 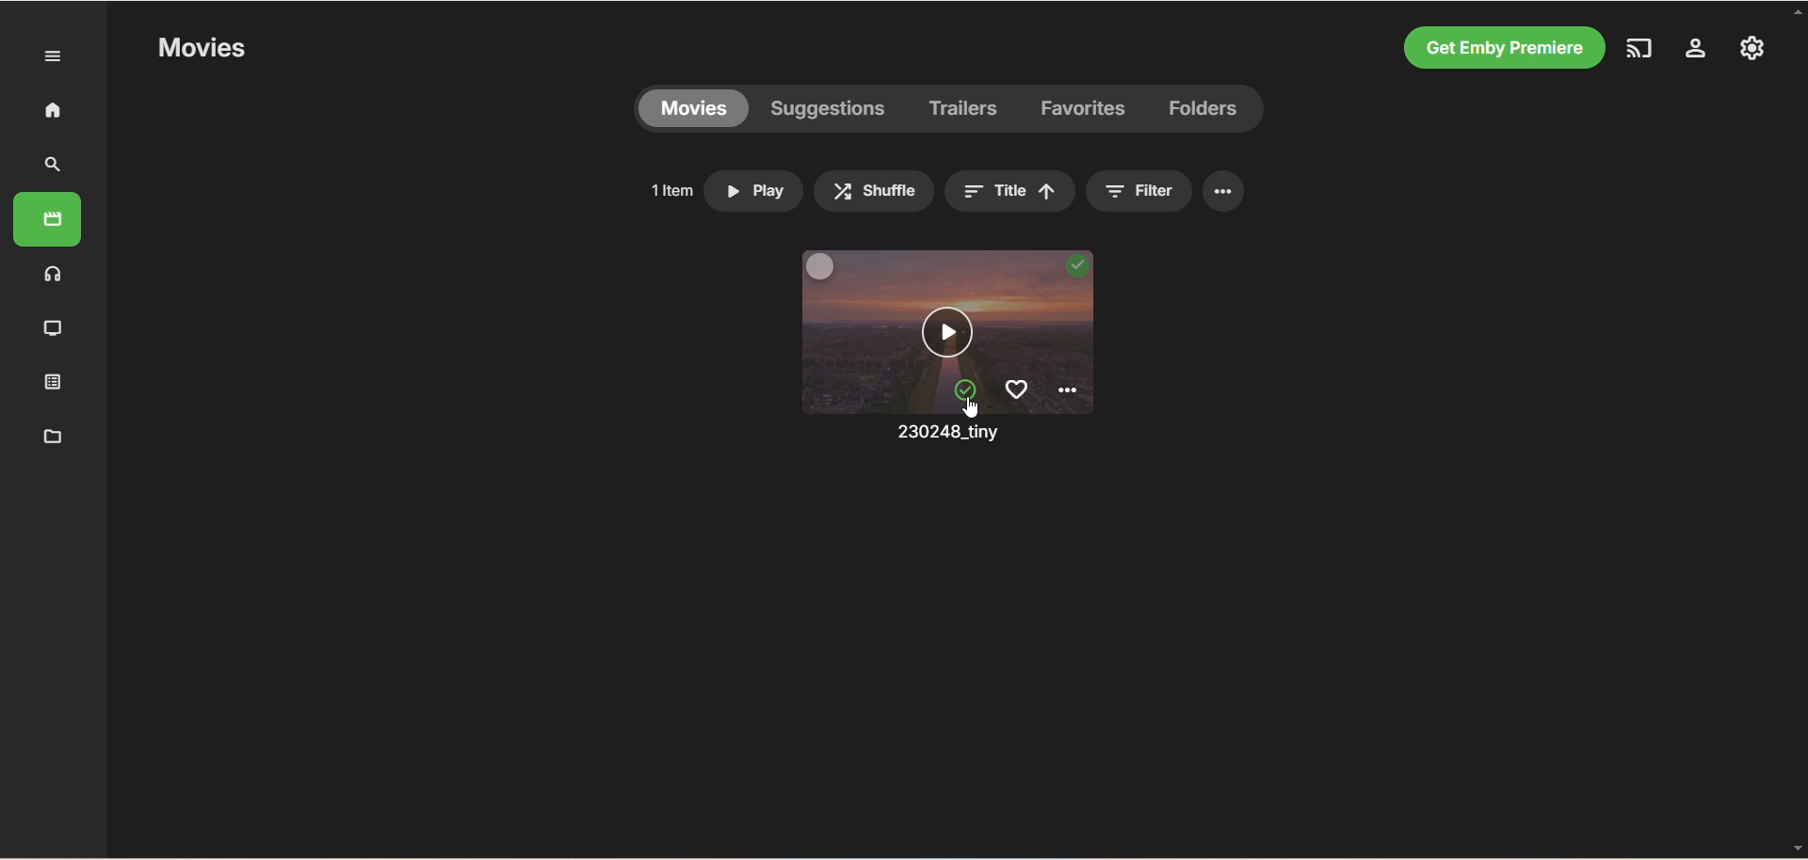 What do you see at coordinates (940, 435) in the screenshot?
I see `230248_tiny` at bounding box center [940, 435].